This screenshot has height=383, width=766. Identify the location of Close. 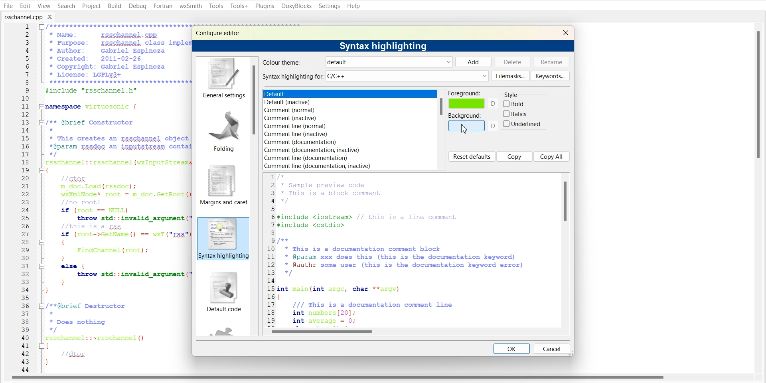
(52, 16).